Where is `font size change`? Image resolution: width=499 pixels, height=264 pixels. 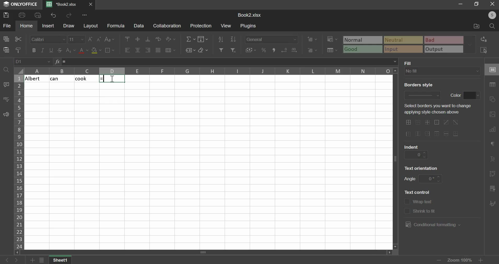
font size change is located at coordinates (95, 39).